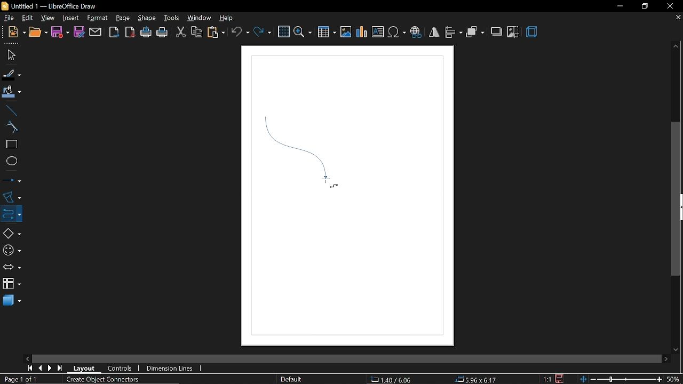 This screenshot has width=683, height=384. Describe the element at coordinates (10, 55) in the screenshot. I see `select` at that location.